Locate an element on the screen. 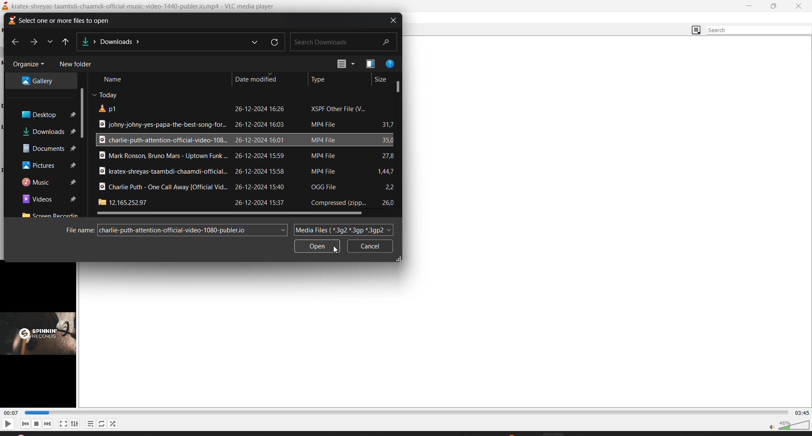 The image size is (812, 436). type is located at coordinates (327, 81).